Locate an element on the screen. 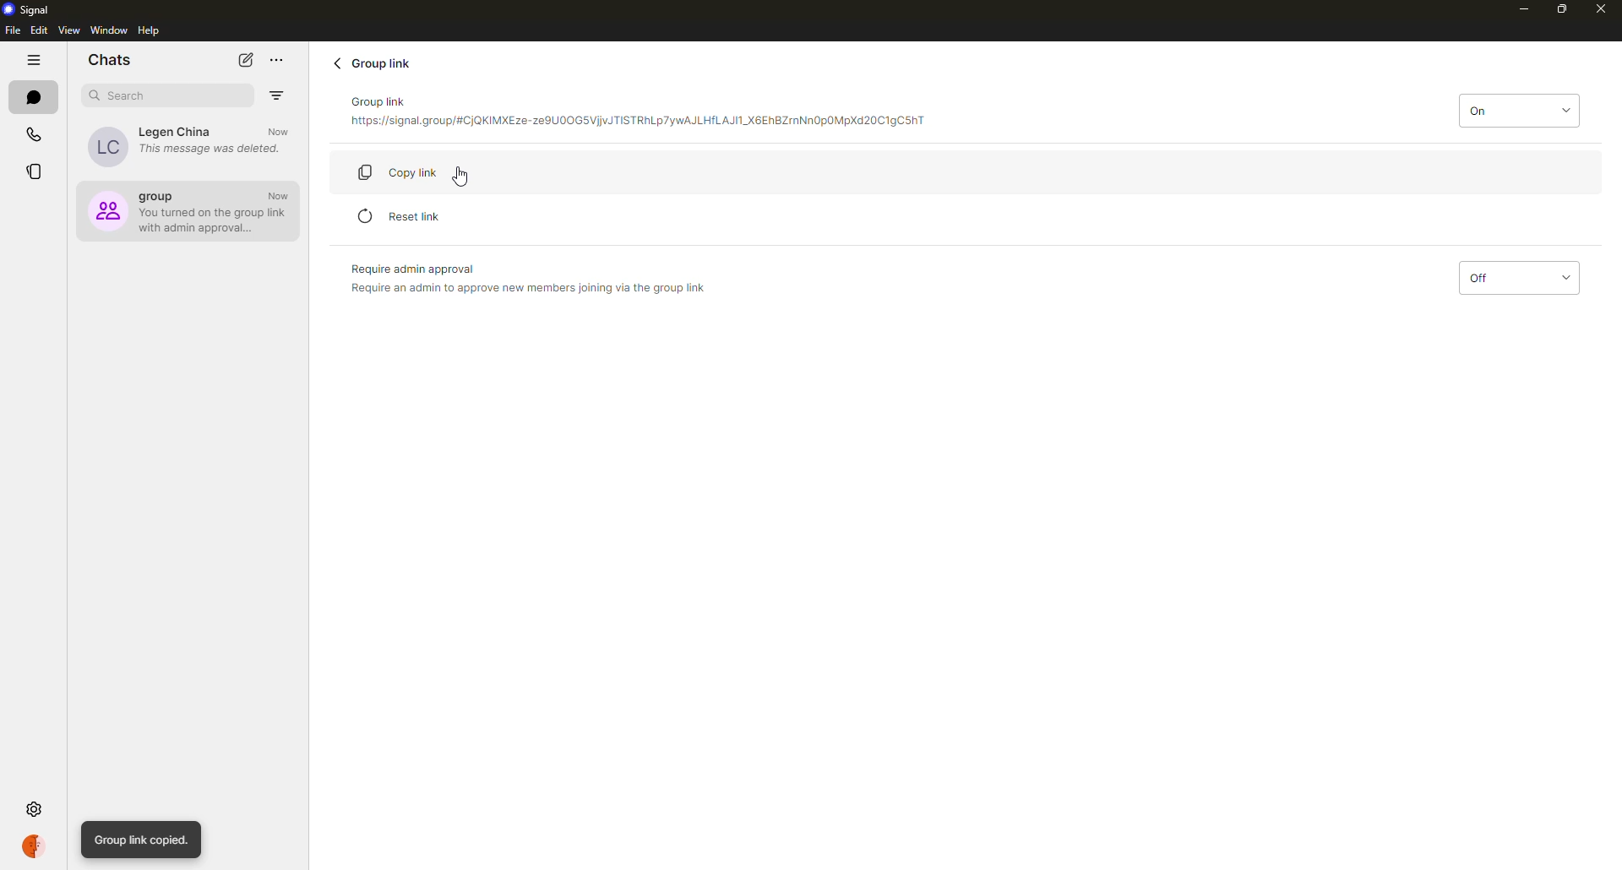 Image resolution: width=1622 pixels, height=870 pixels. file is located at coordinates (11, 30).